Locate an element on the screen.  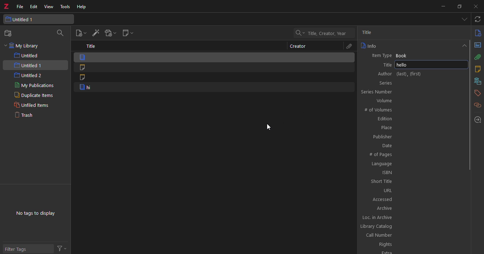
attach is located at coordinates (348, 46).